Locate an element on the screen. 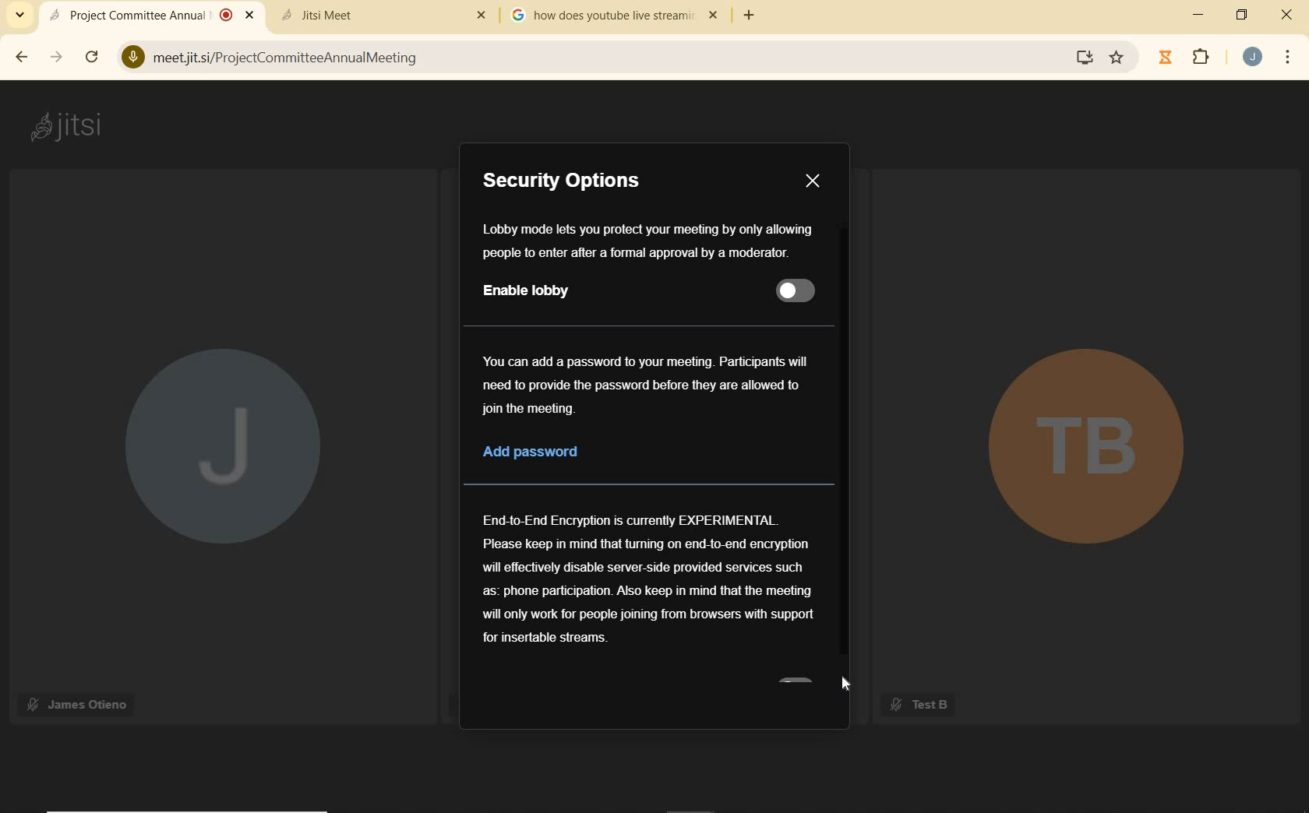 The image size is (1309, 813). ADD PASSWORD is located at coordinates (545, 451).